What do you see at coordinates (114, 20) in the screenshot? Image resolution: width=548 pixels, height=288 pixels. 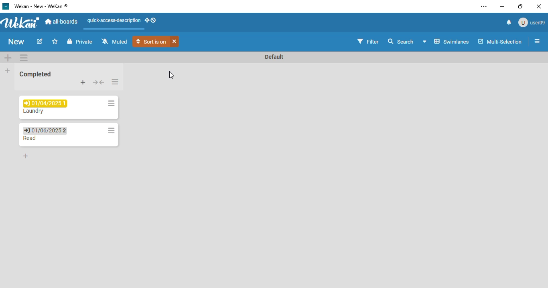 I see `quick-access-description` at bounding box center [114, 20].